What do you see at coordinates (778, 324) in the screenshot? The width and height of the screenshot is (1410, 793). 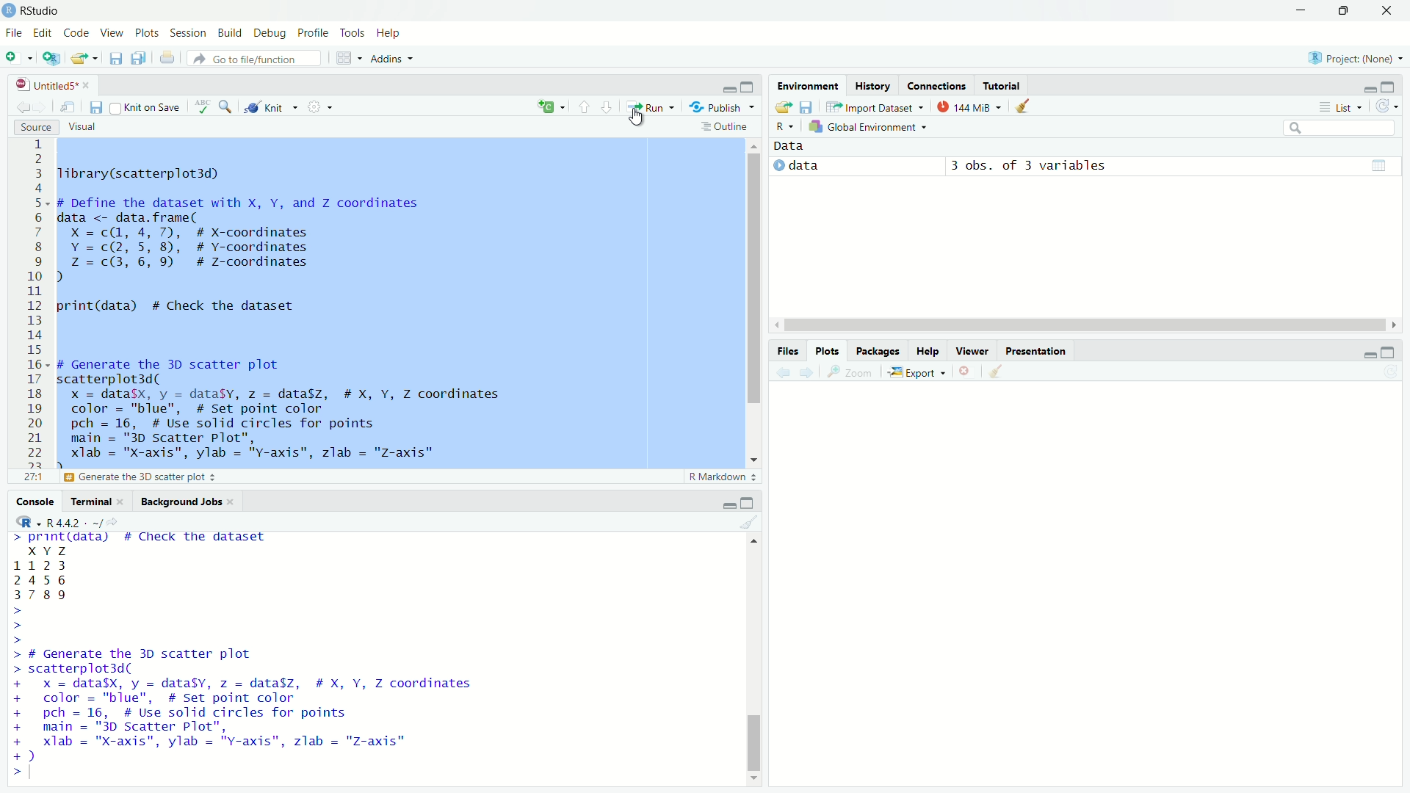 I see `move left` at bounding box center [778, 324].